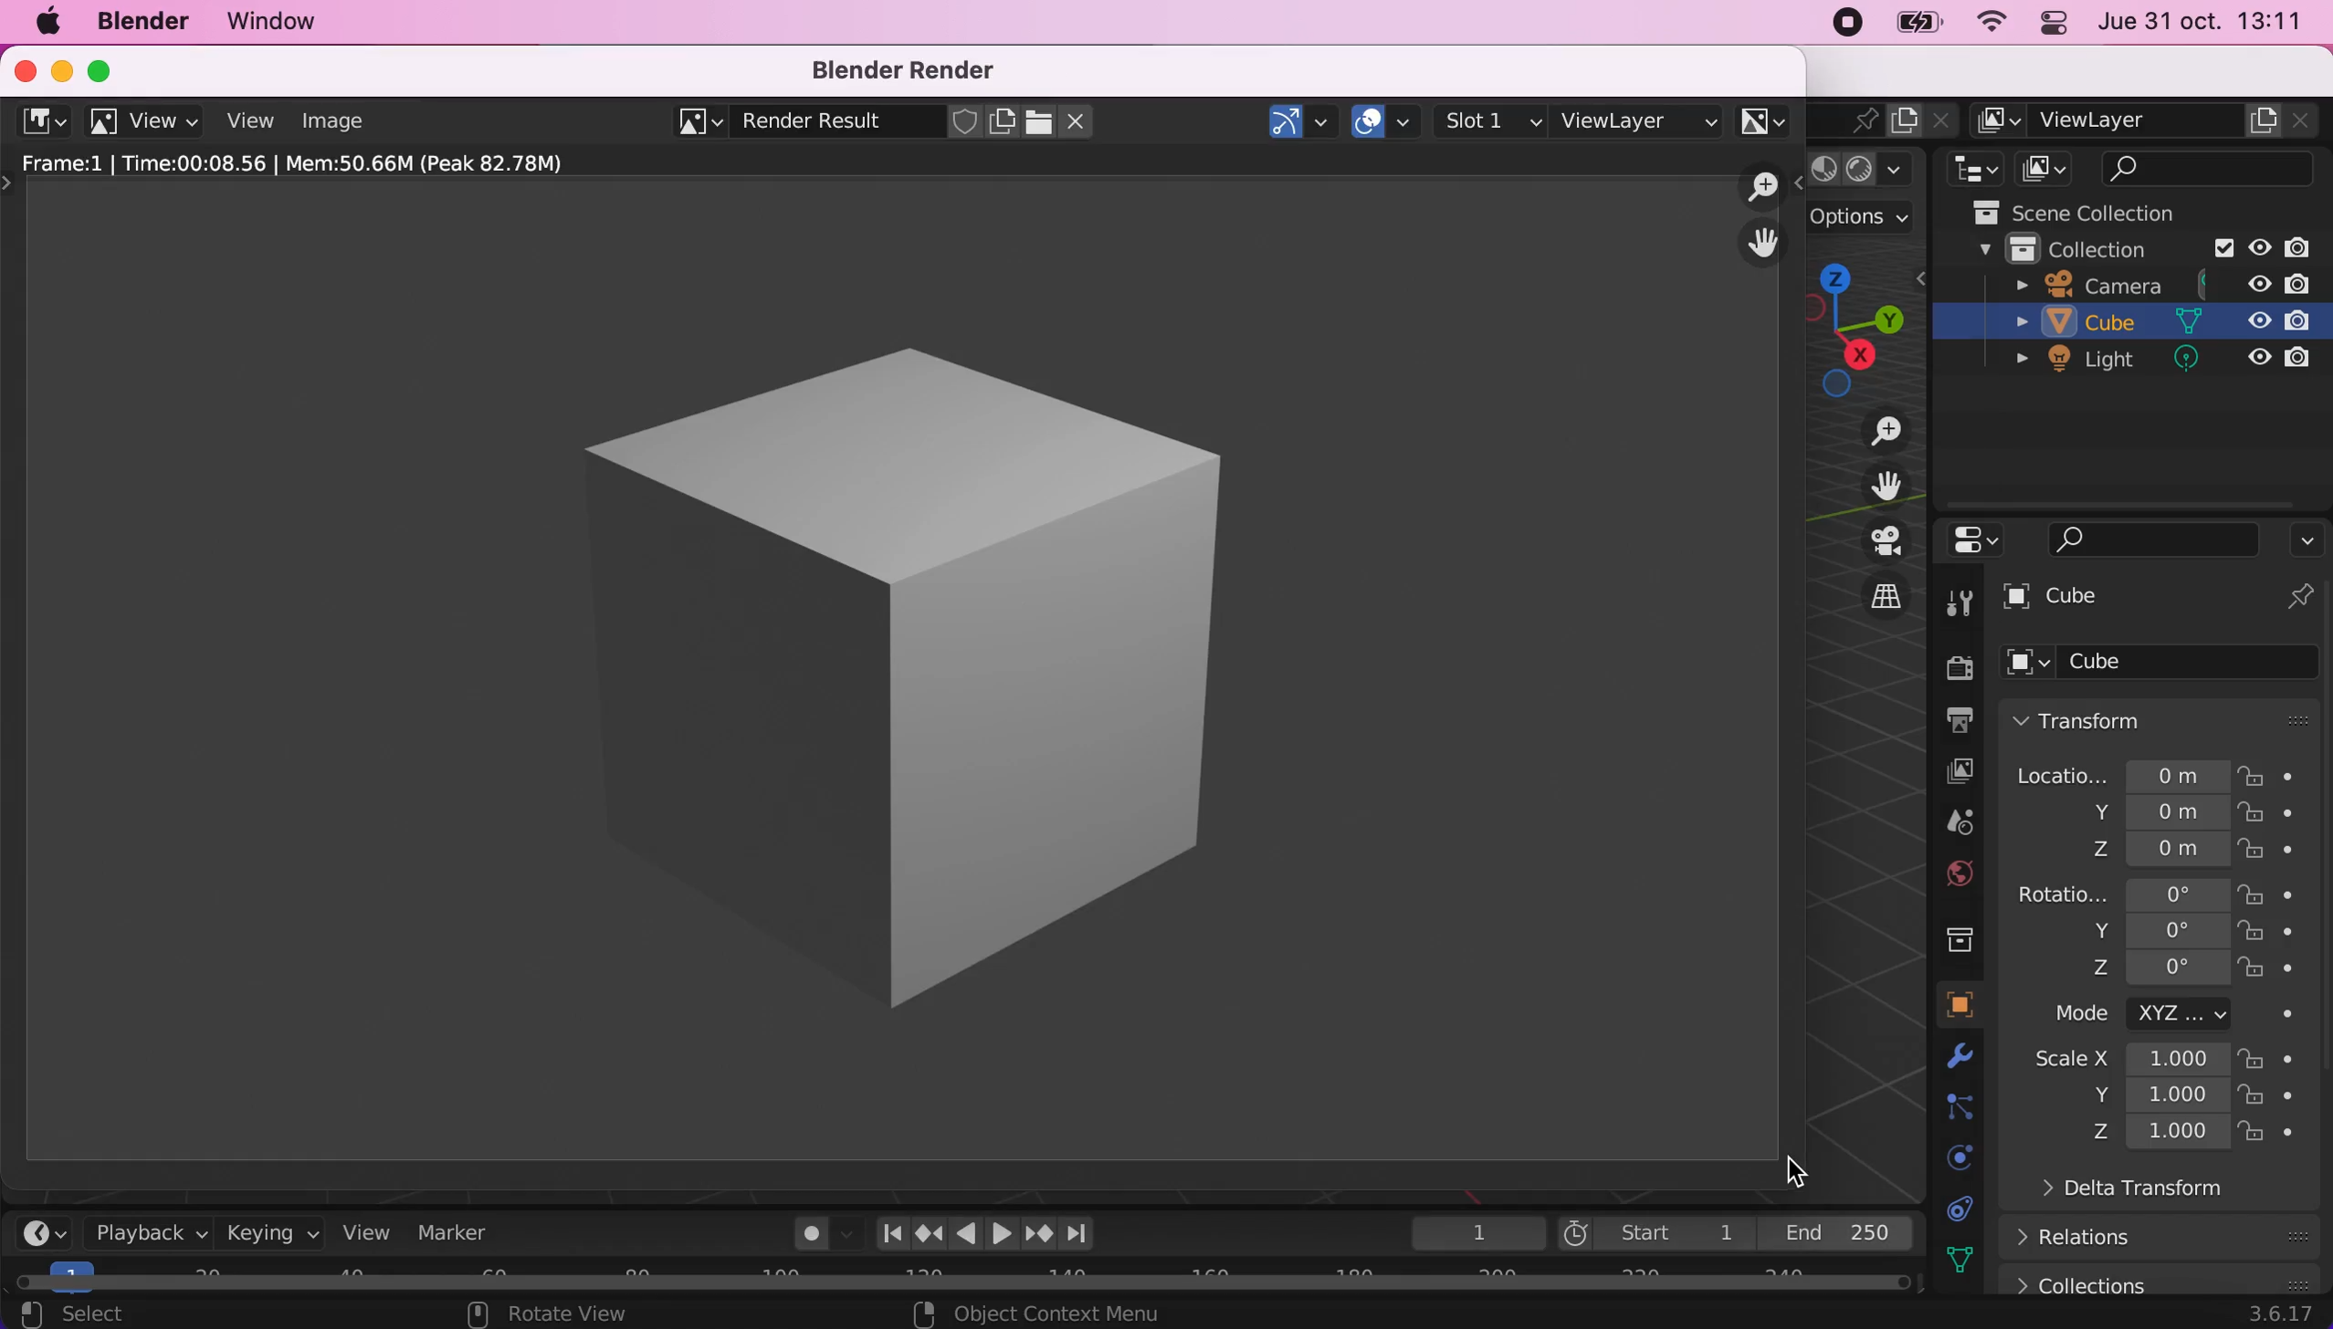 The height and width of the screenshot is (1329, 2333). I want to click on tool, so click(1960, 603).